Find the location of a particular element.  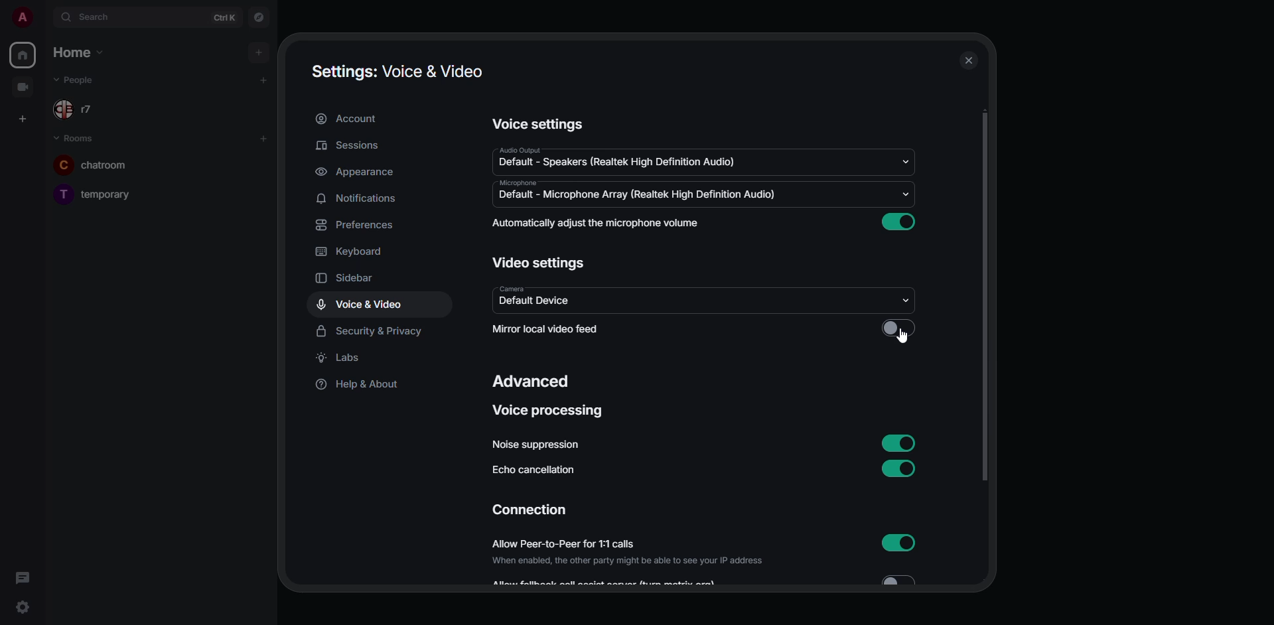

default is located at coordinates (620, 166).